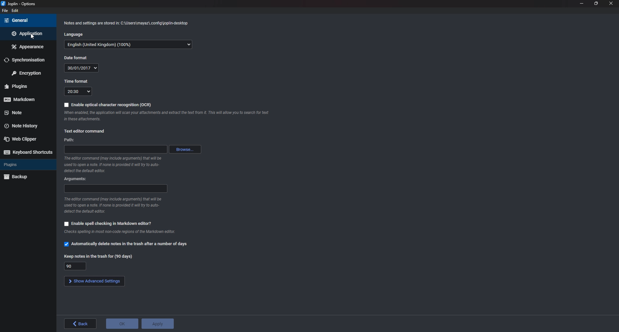  I want to click on Language, so click(74, 35).